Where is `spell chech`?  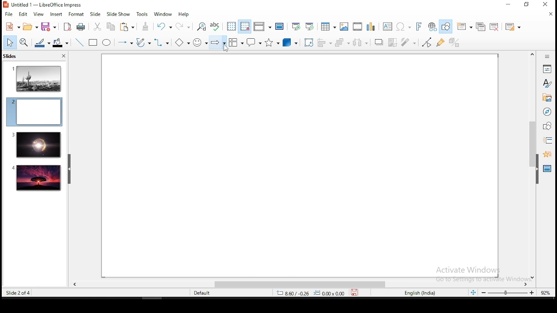
spell chech is located at coordinates (214, 26).